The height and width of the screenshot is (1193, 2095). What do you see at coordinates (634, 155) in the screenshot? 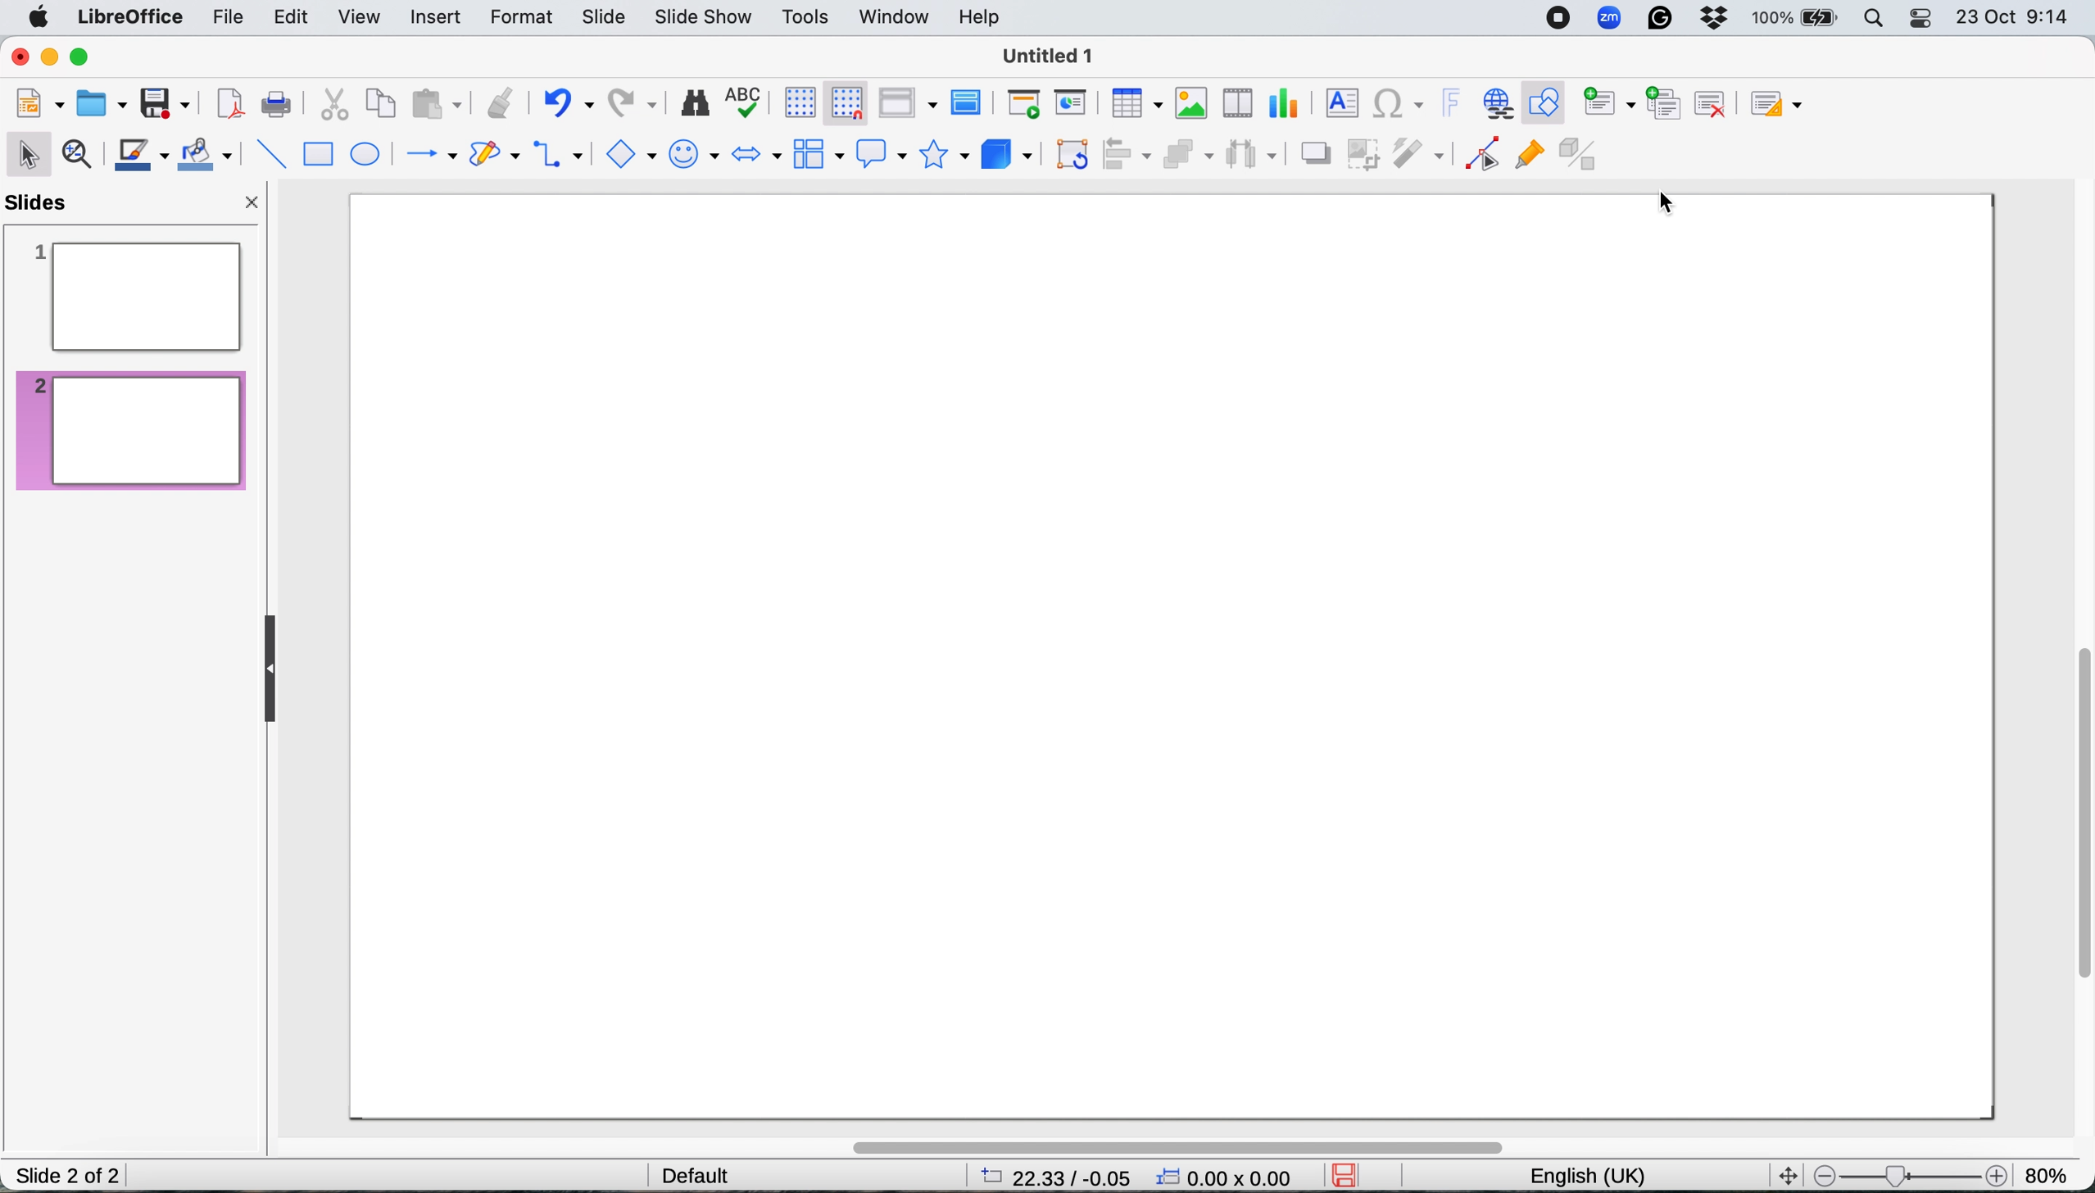
I see `basic shapes` at bounding box center [634, 155].